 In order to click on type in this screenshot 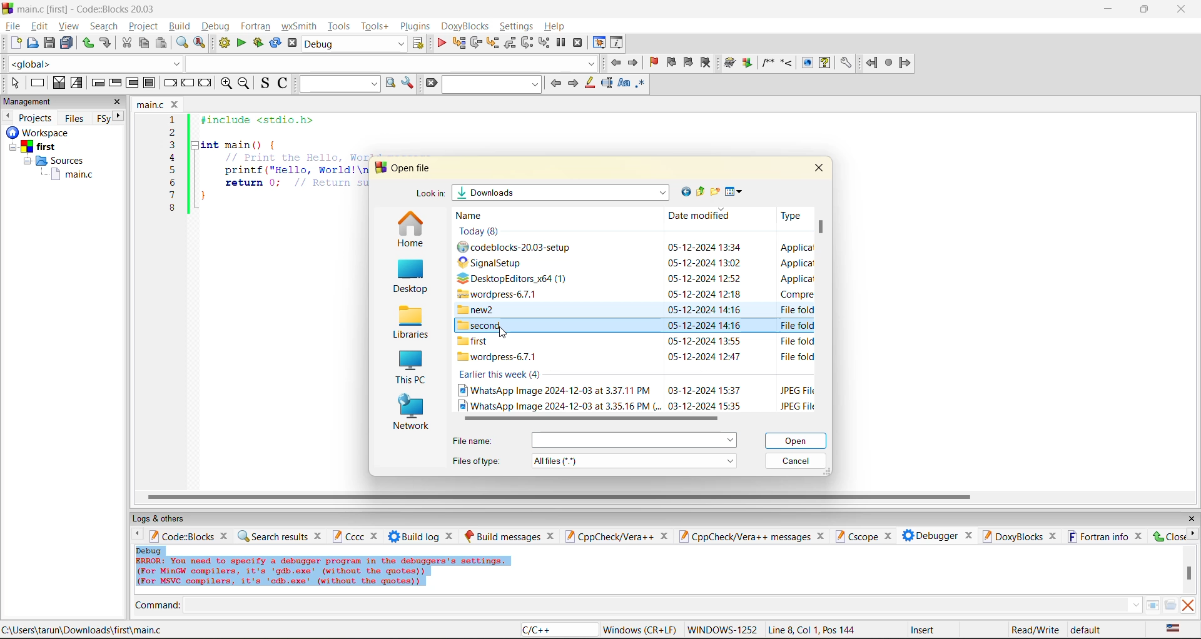, I will do `click(797, 390)`.